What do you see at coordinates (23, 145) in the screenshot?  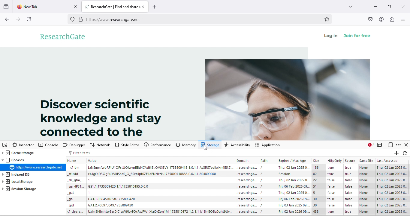 I see `inspector` at bounding box center [23, 145].